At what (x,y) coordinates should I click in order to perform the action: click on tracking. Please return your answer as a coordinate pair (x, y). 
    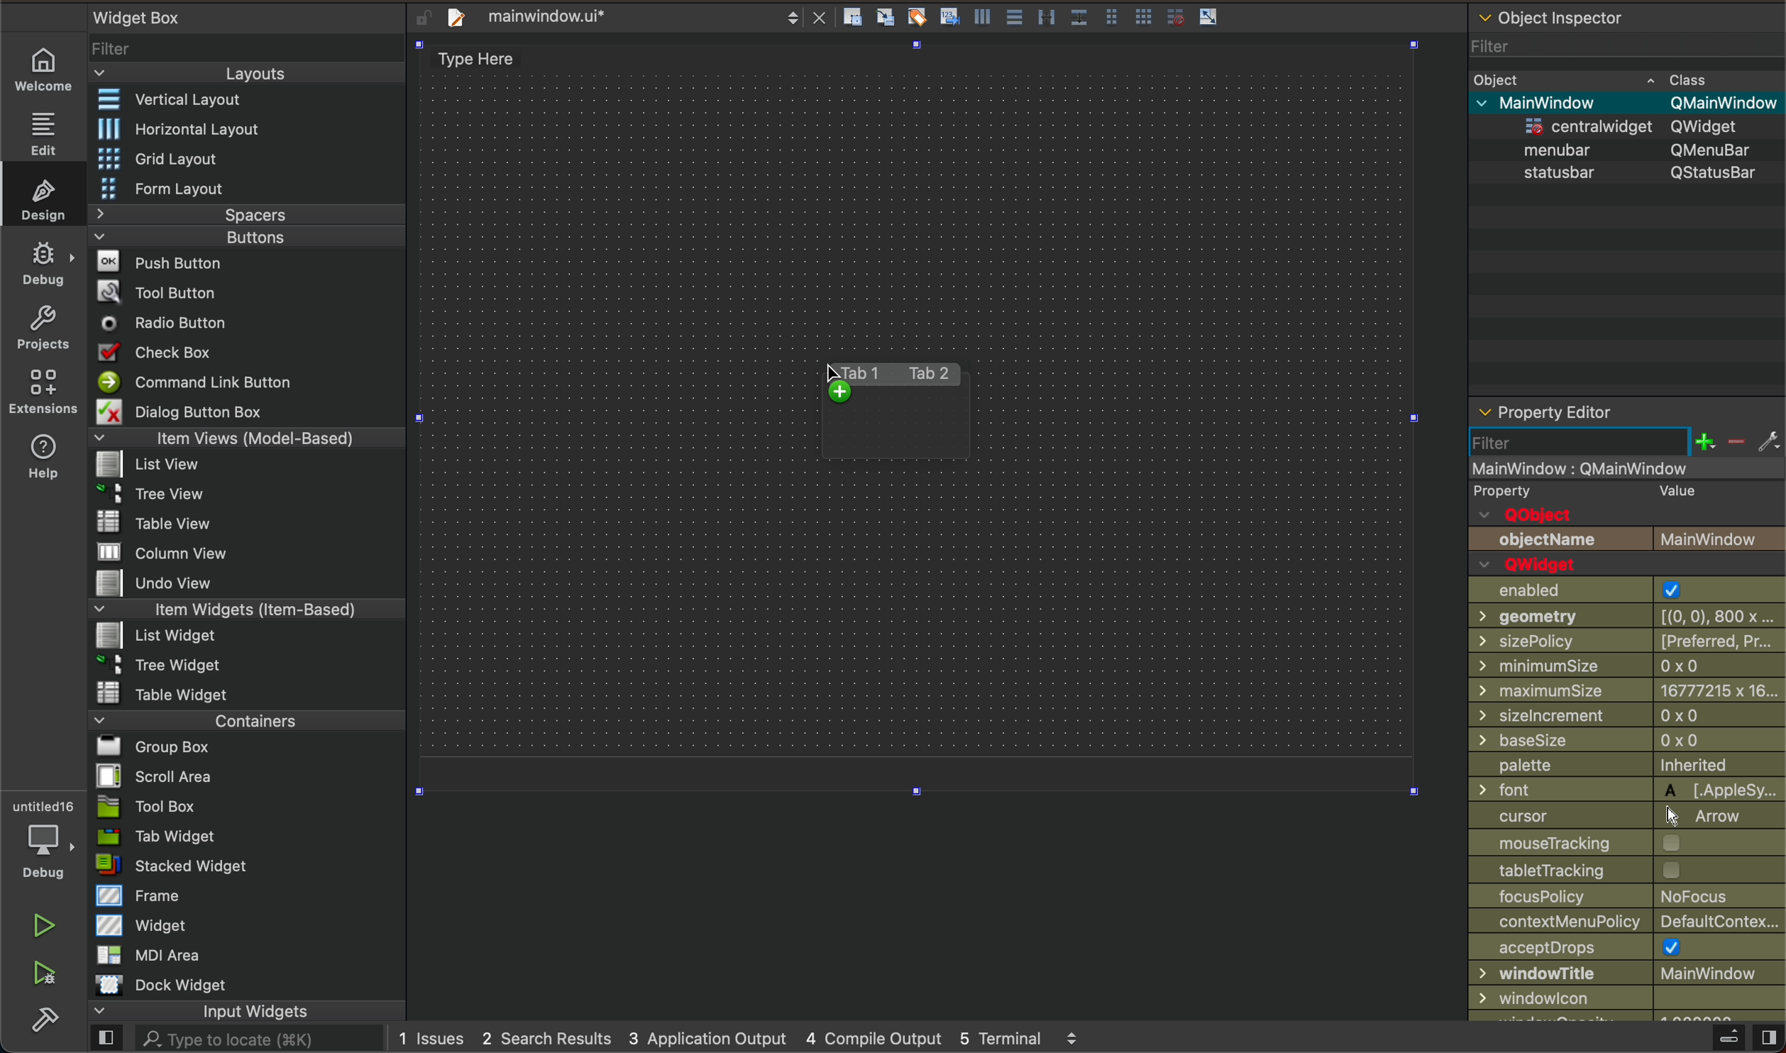
    Looking at the image, I should click on (1625, 870).